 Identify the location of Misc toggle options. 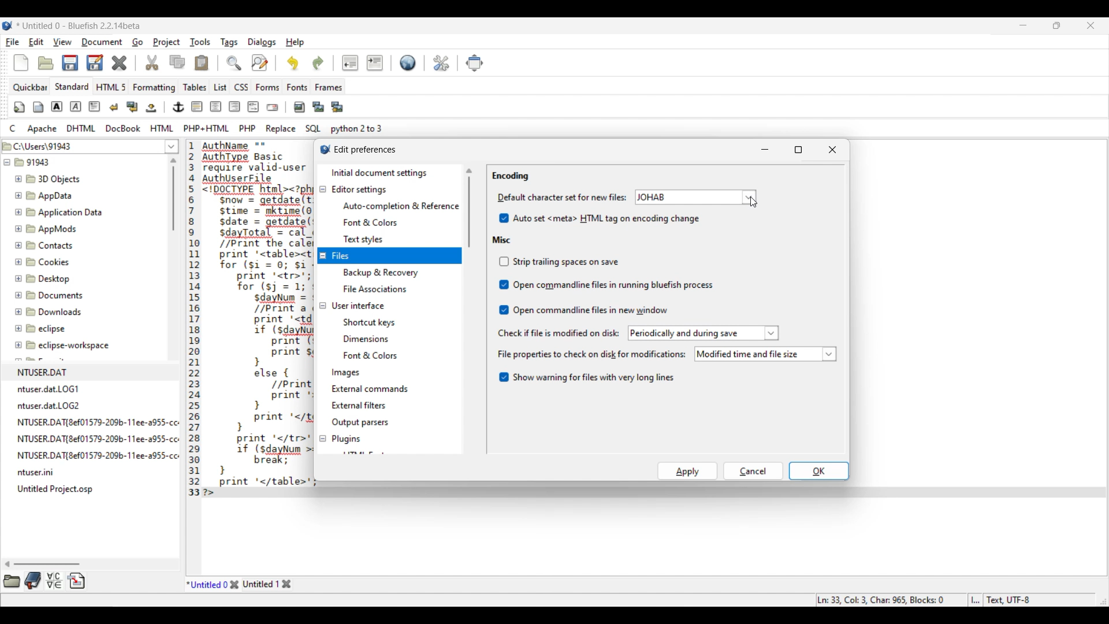
(616, 287).